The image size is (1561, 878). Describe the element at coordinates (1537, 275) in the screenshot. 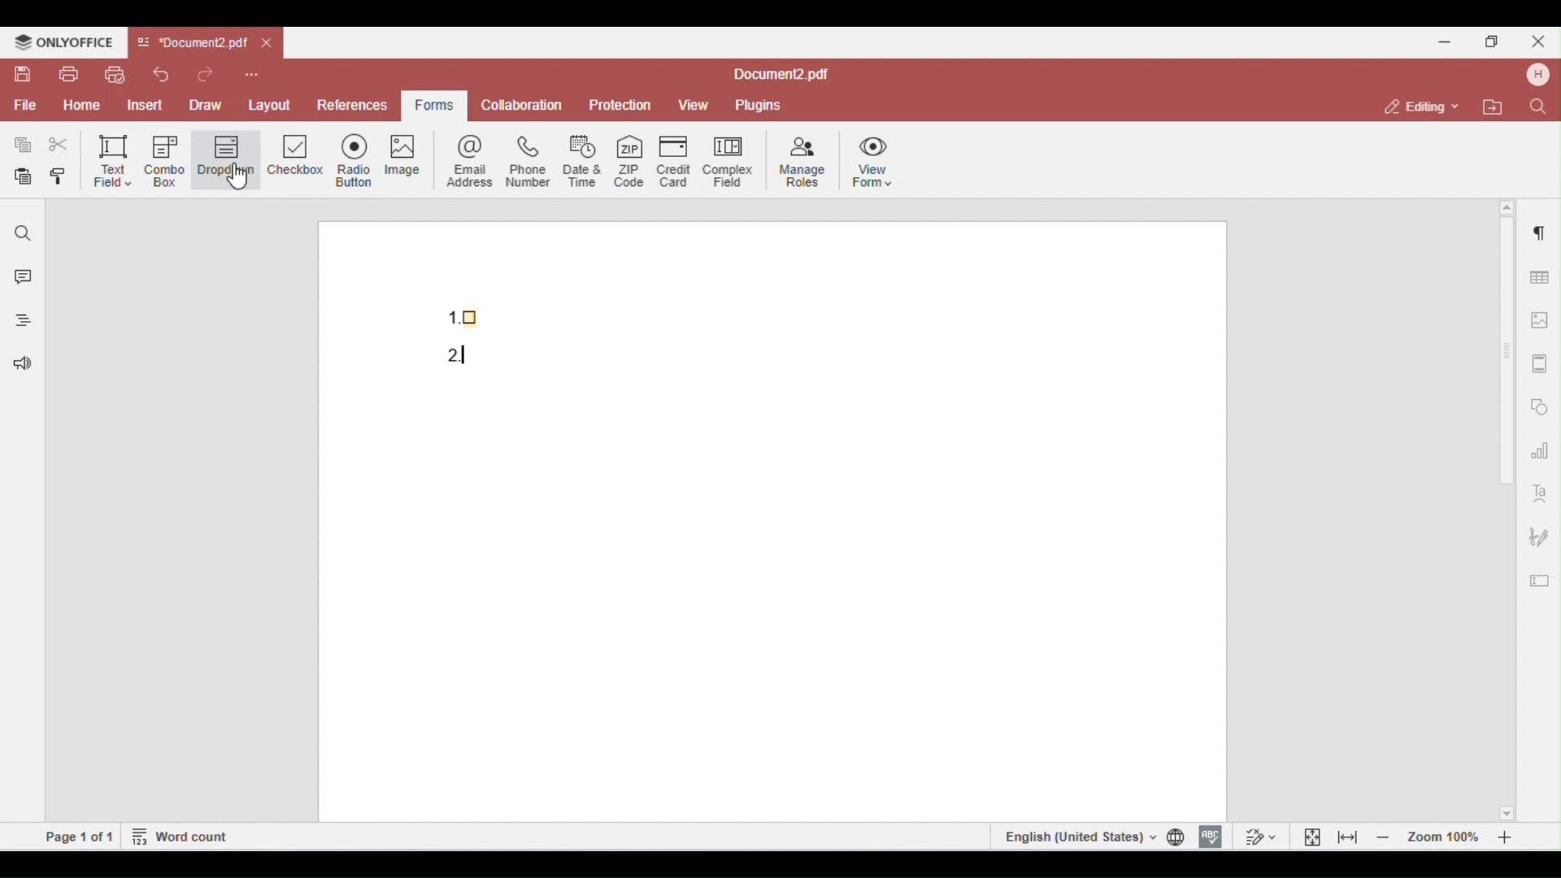

I see `table settings` at that location.